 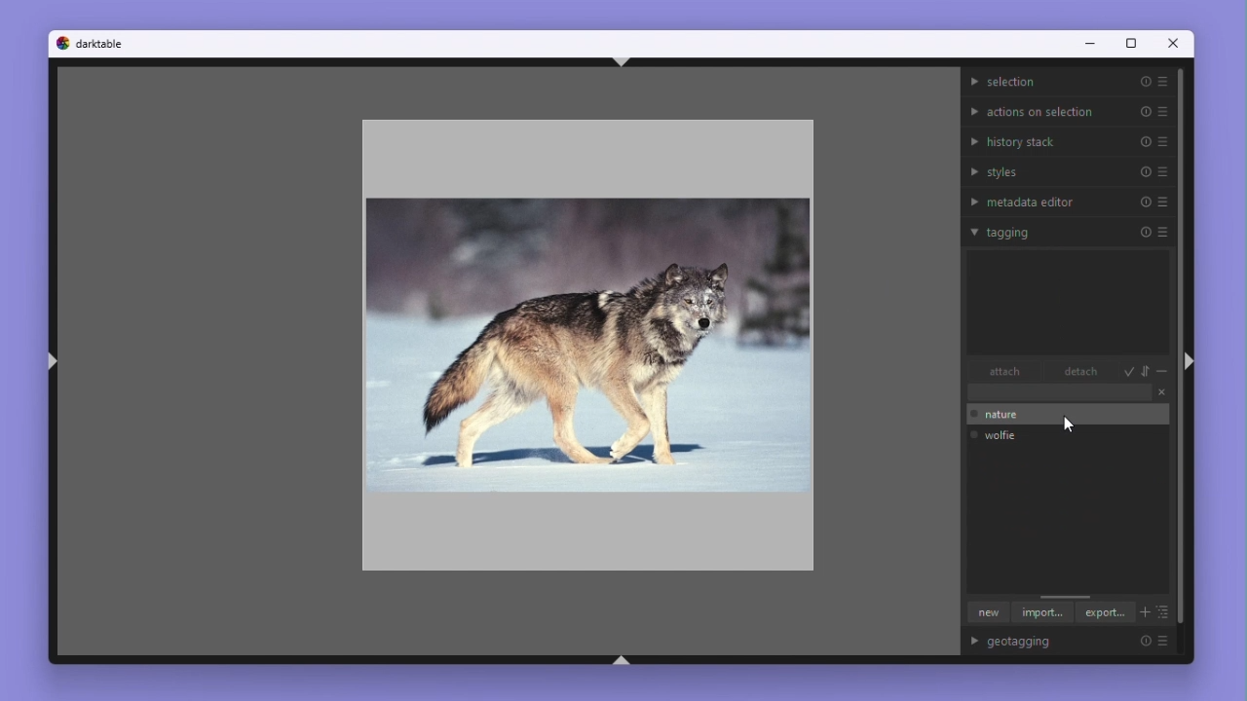 I want to click on Maximize, so click(x=1129, y=45).